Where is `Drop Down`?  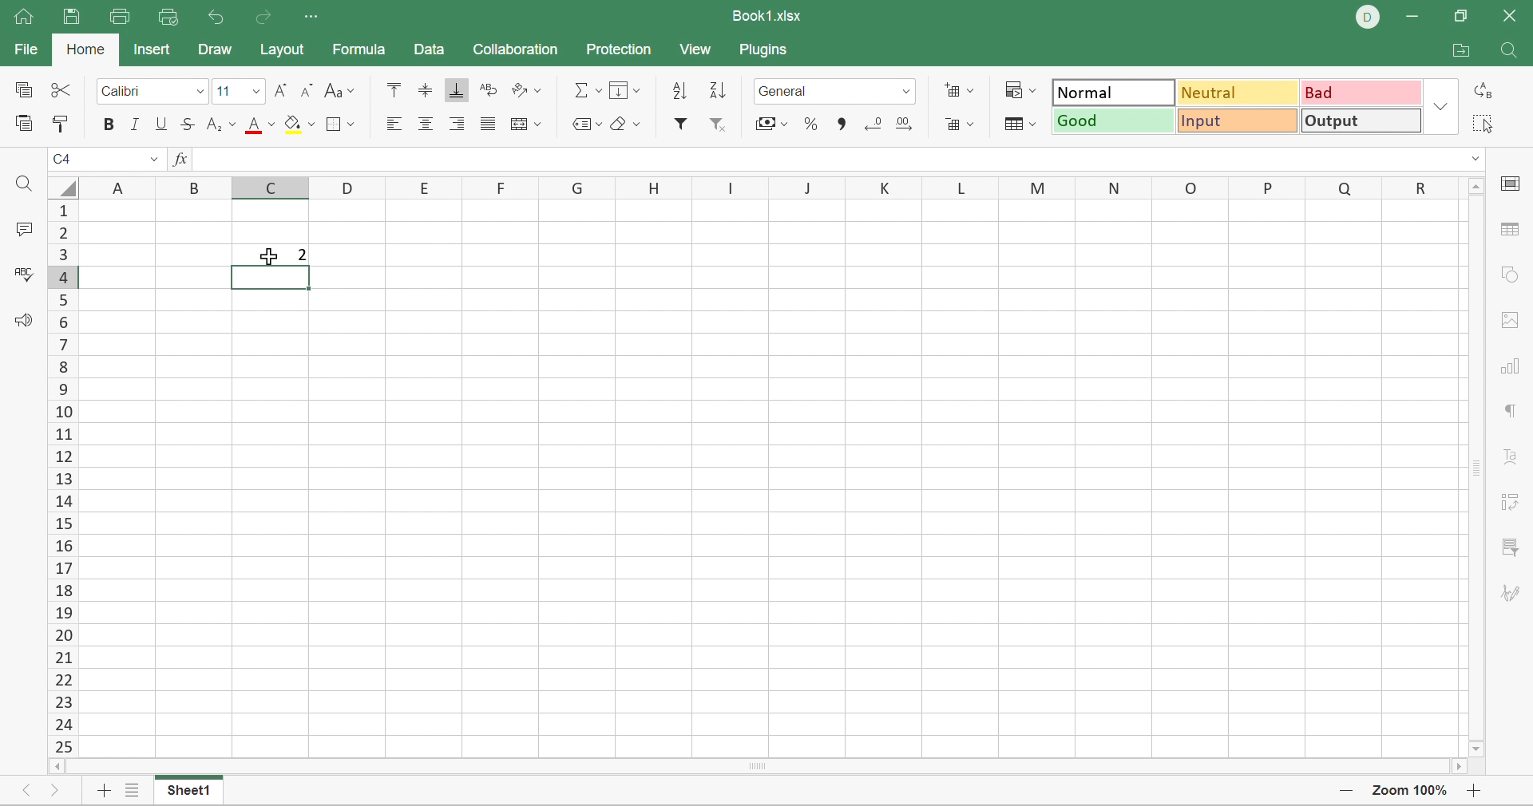 Drop Down is located at coordinates (1440, 106).